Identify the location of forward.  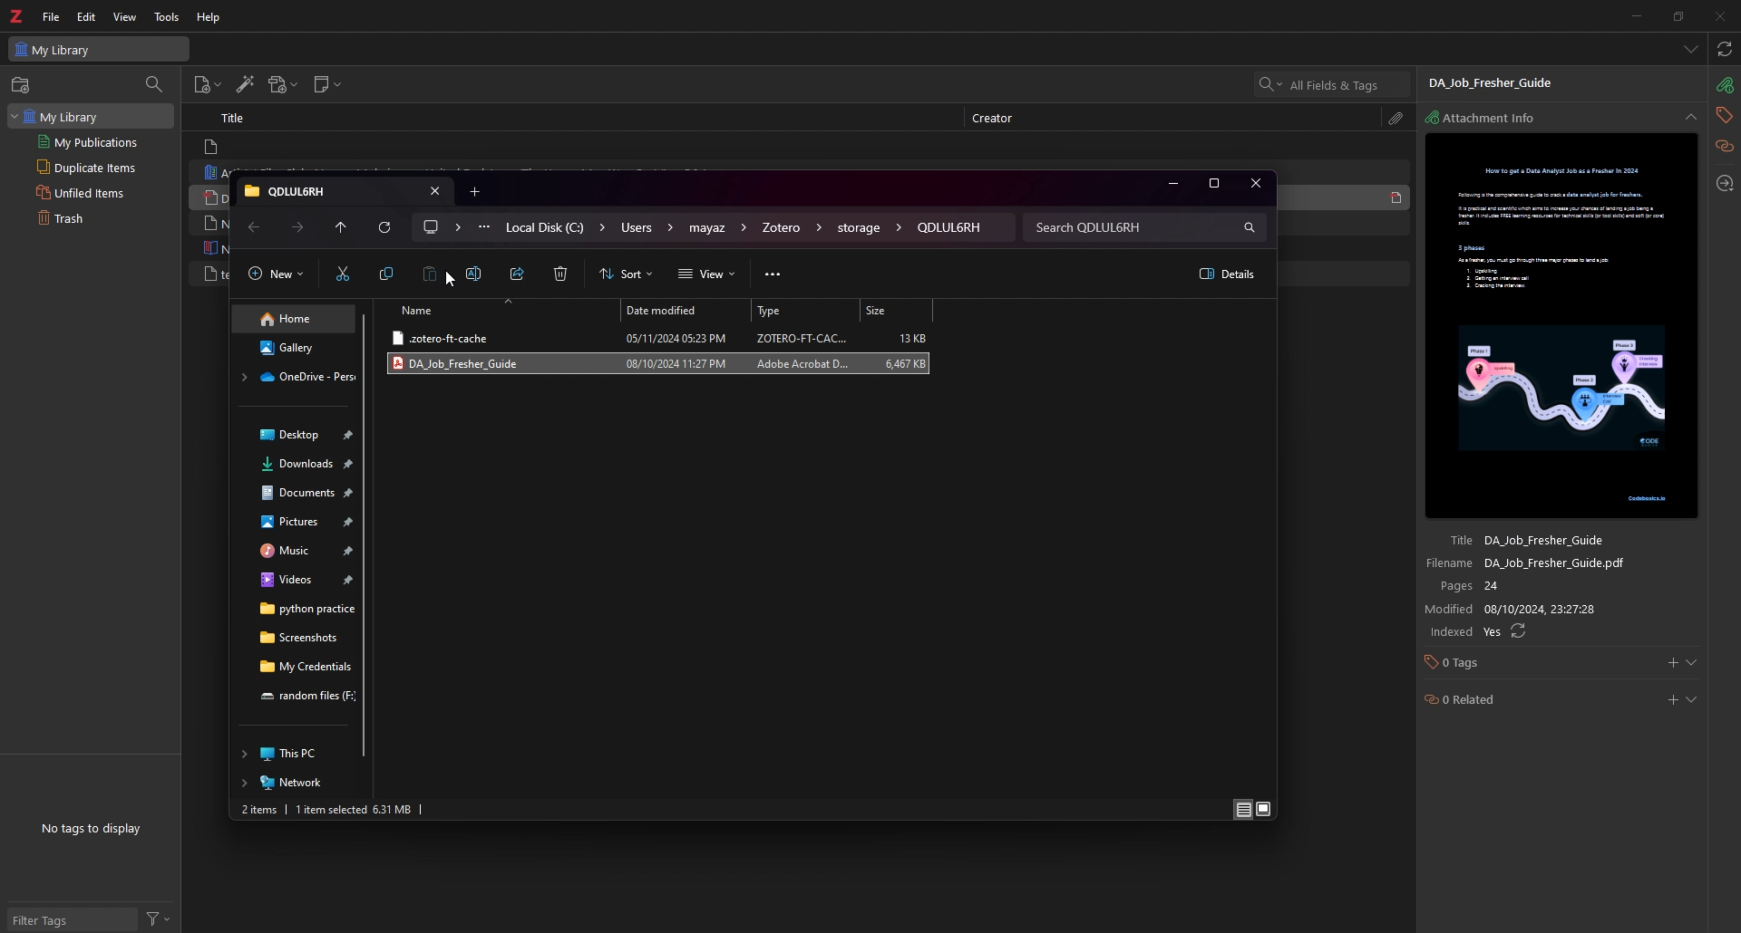
(298, 228).